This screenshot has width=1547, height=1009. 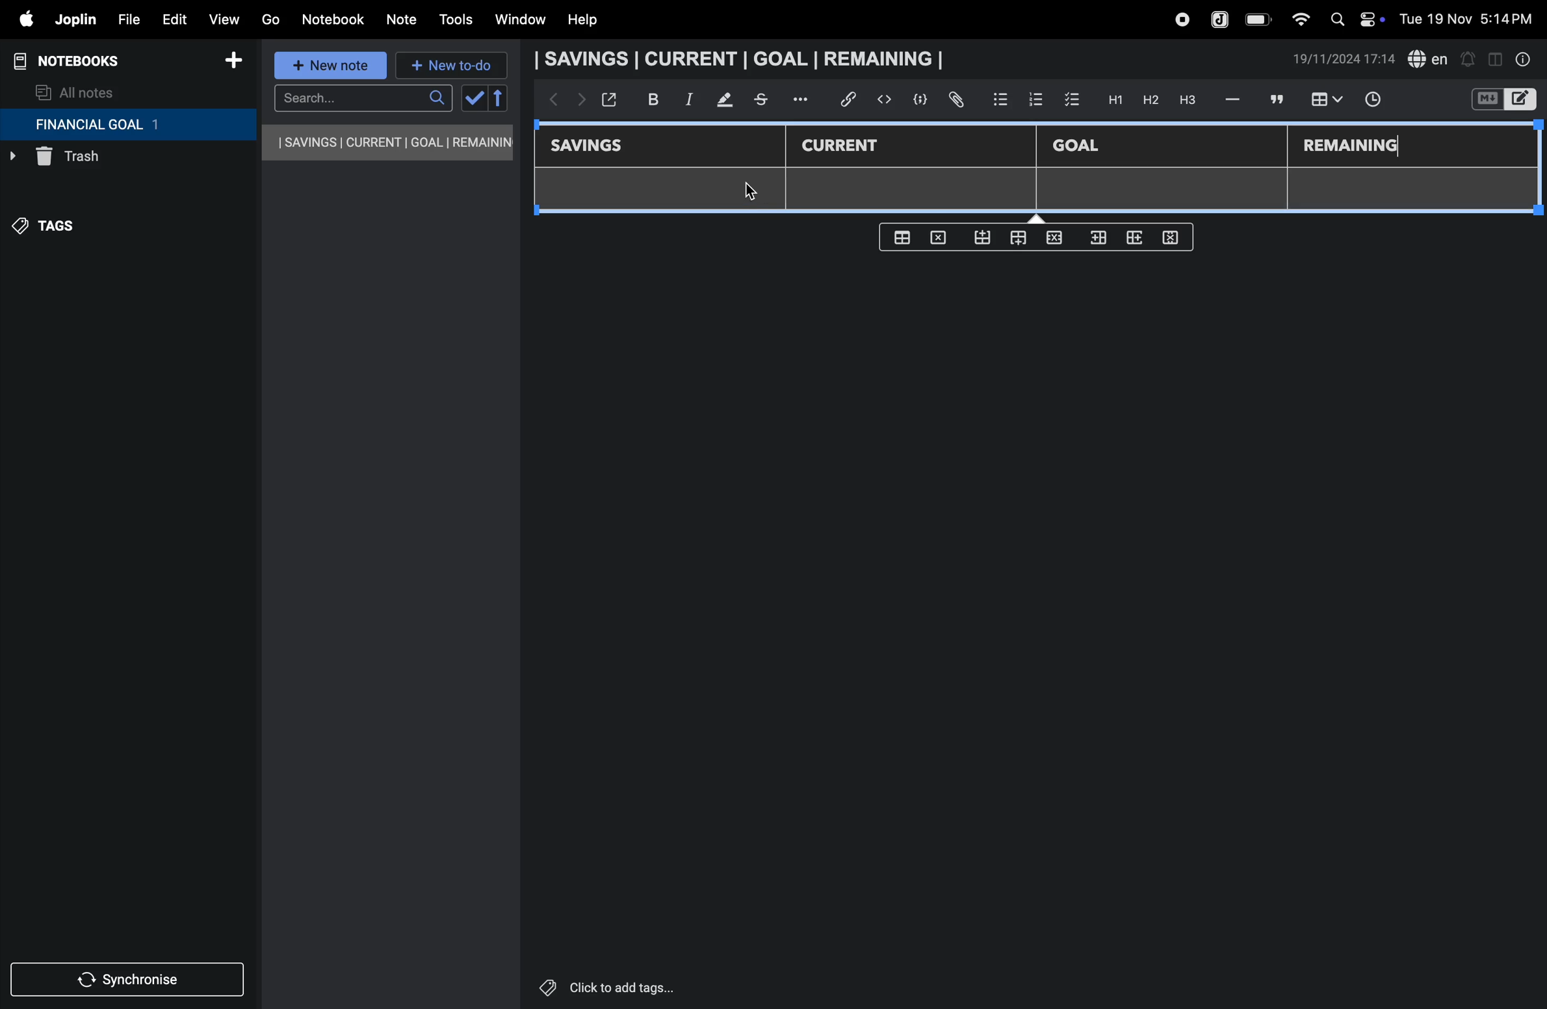 I want to click on open window, so click(x=608, y=99).